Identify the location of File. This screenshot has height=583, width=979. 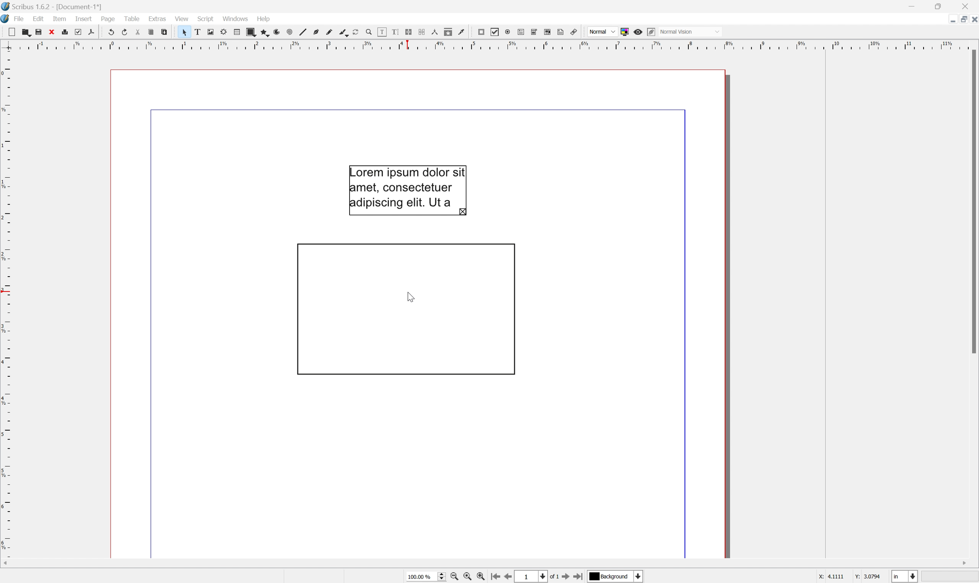
(18, 18).